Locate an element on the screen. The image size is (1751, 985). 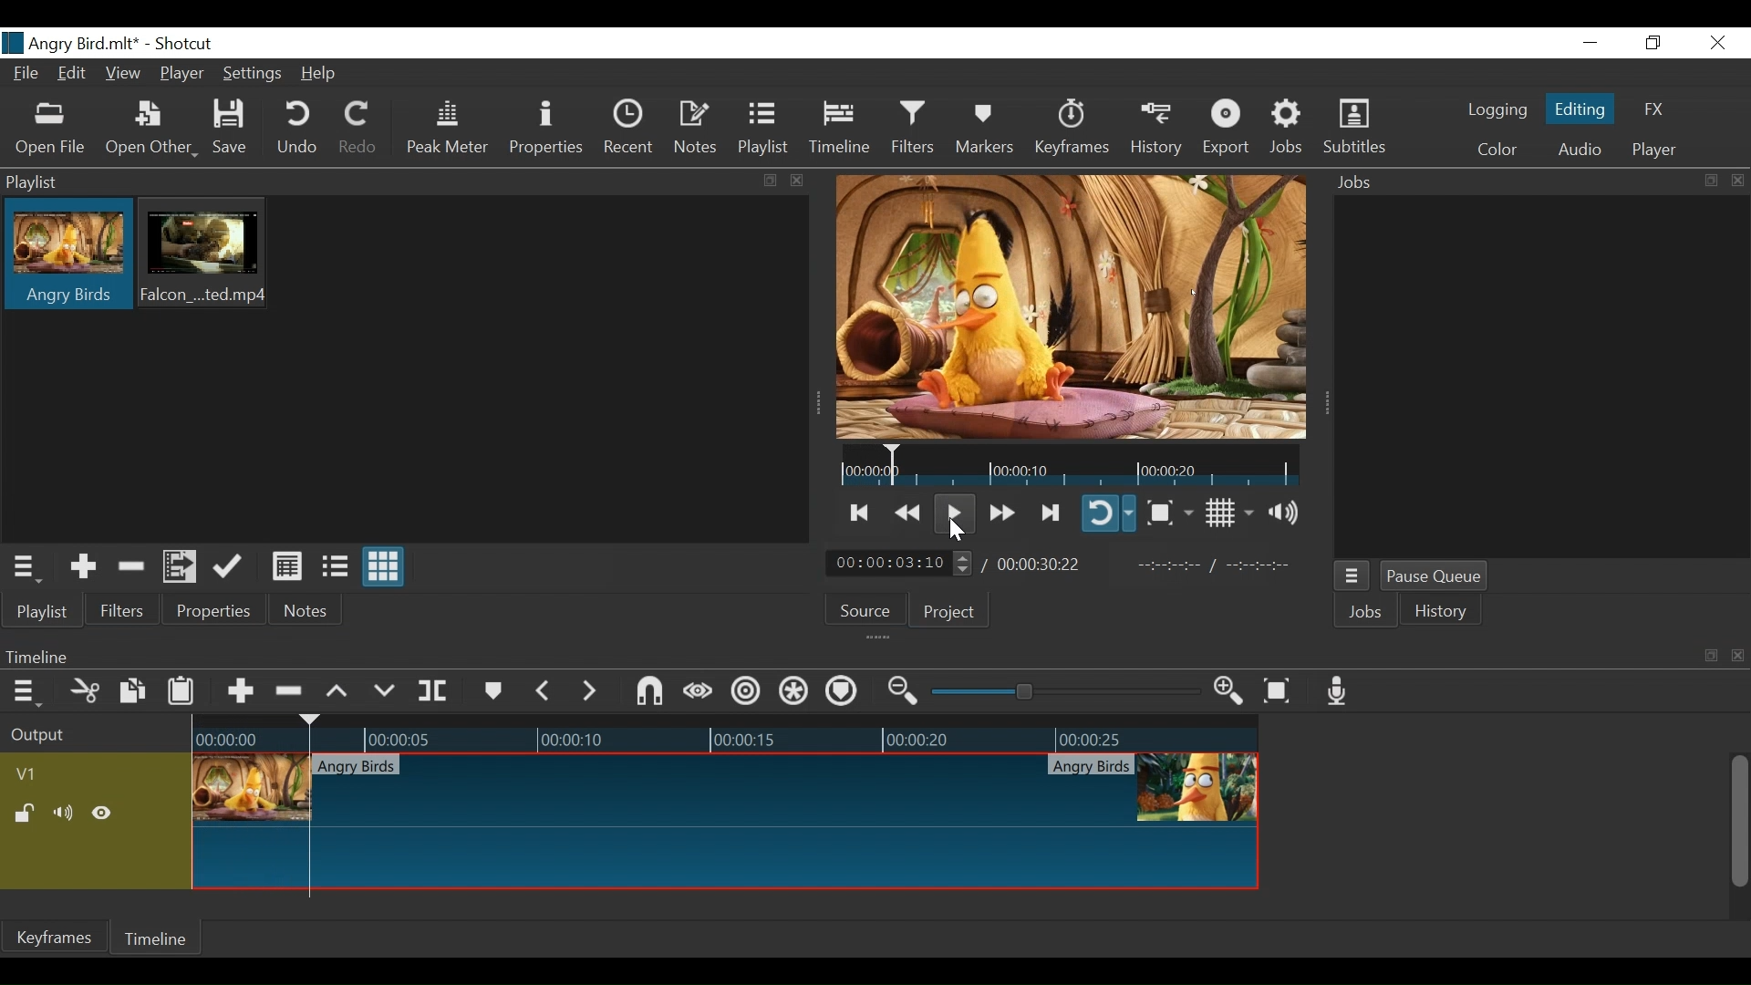
Close is located at coordinates (1717, 44).